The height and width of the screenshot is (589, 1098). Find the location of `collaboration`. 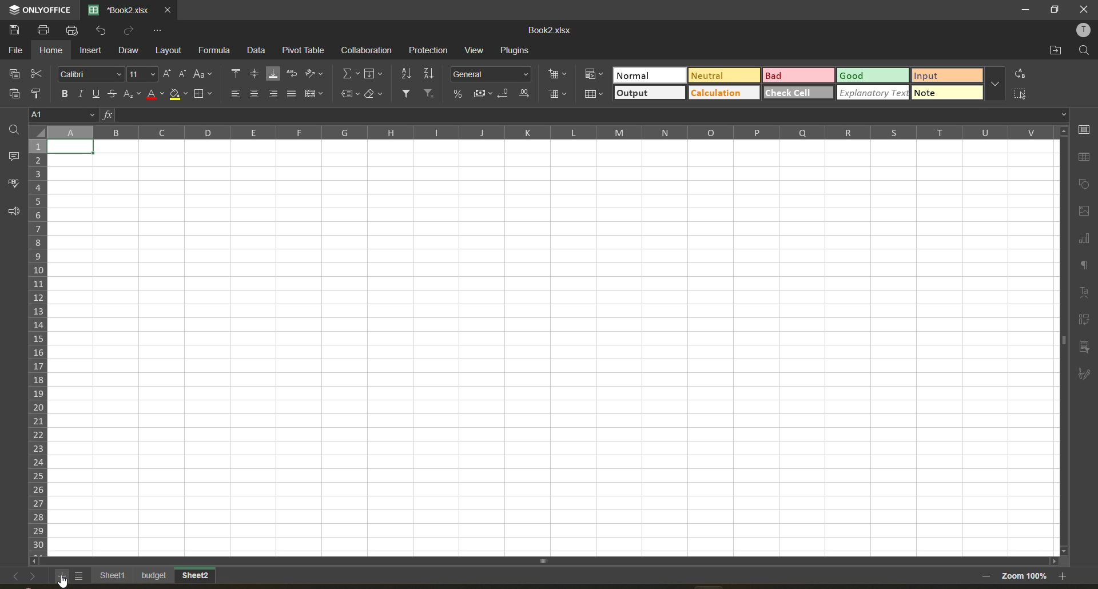

collaboration is located at coordinates (367, 49).